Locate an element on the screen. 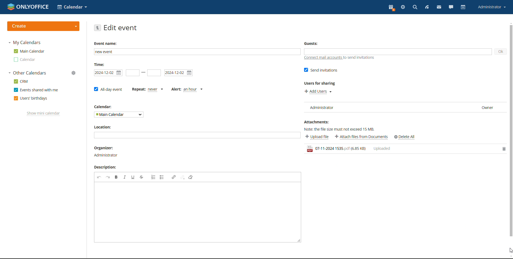  add location is located at coordinates (197, 135).